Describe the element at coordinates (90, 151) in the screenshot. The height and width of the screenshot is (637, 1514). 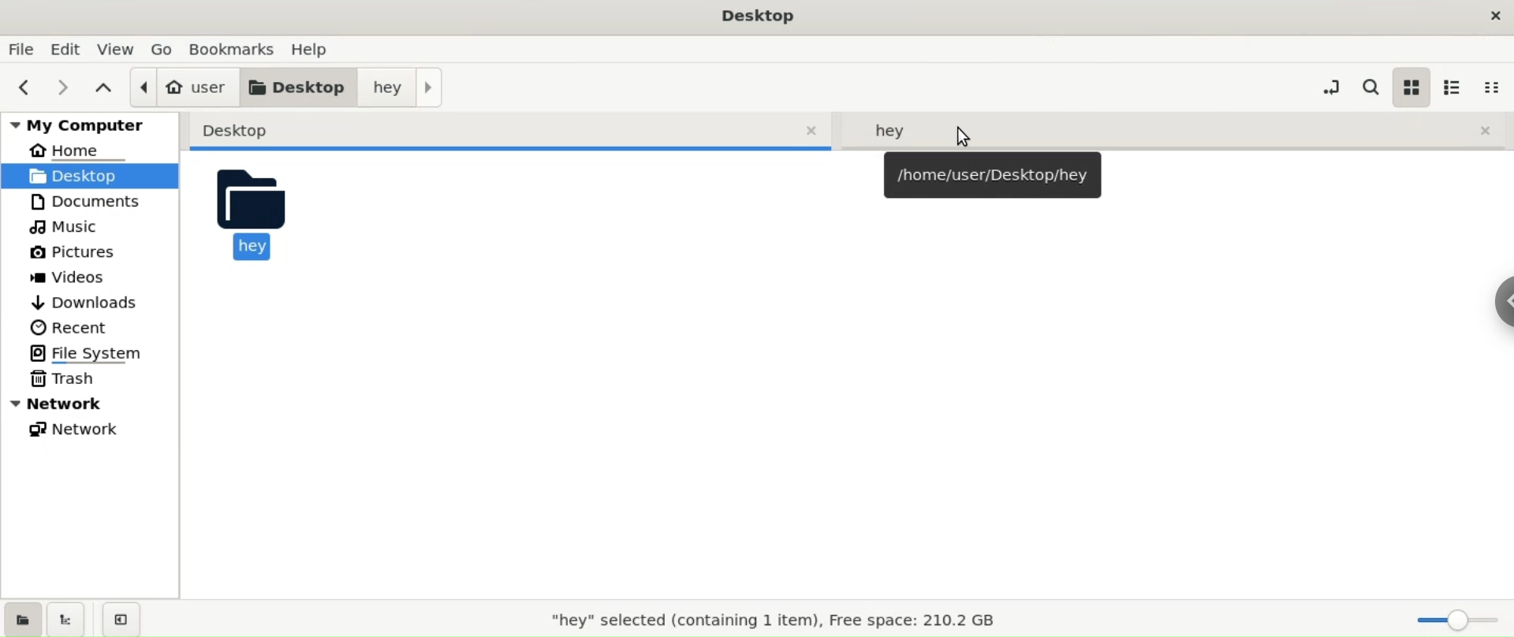
I see `home` at that location.